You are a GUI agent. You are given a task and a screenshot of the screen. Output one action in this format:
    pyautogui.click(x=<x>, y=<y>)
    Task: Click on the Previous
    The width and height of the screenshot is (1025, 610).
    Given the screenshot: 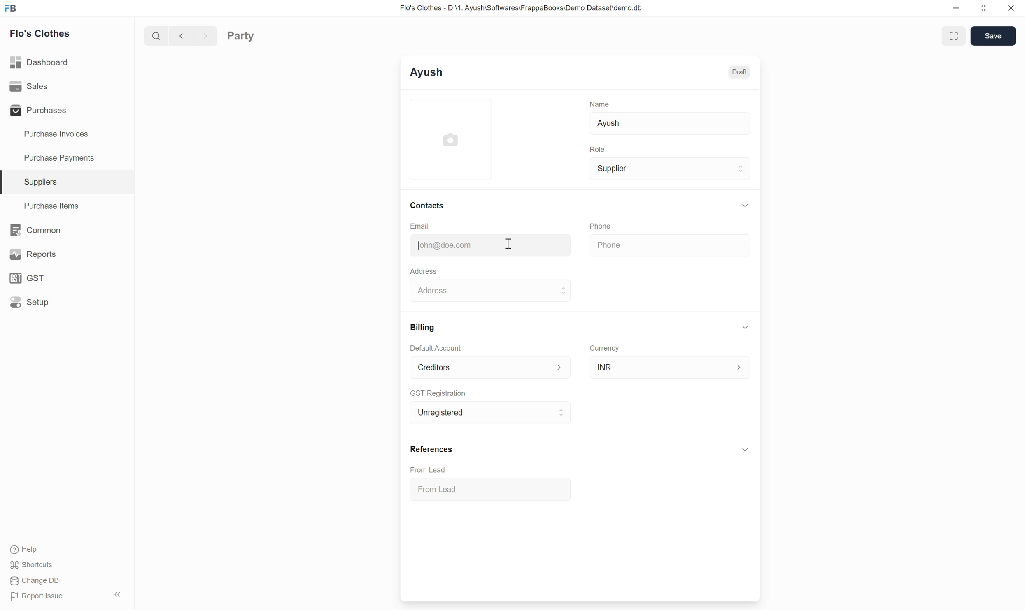 What is the action you would take?
    pyautogui.click(x=181, y=35)
    